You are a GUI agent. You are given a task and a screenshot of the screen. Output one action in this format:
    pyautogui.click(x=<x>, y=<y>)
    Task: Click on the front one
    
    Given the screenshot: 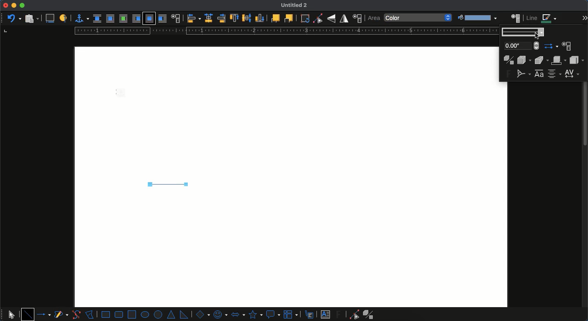 What is the action you would take?
    pyautogui.click(x=275, y=18)
    